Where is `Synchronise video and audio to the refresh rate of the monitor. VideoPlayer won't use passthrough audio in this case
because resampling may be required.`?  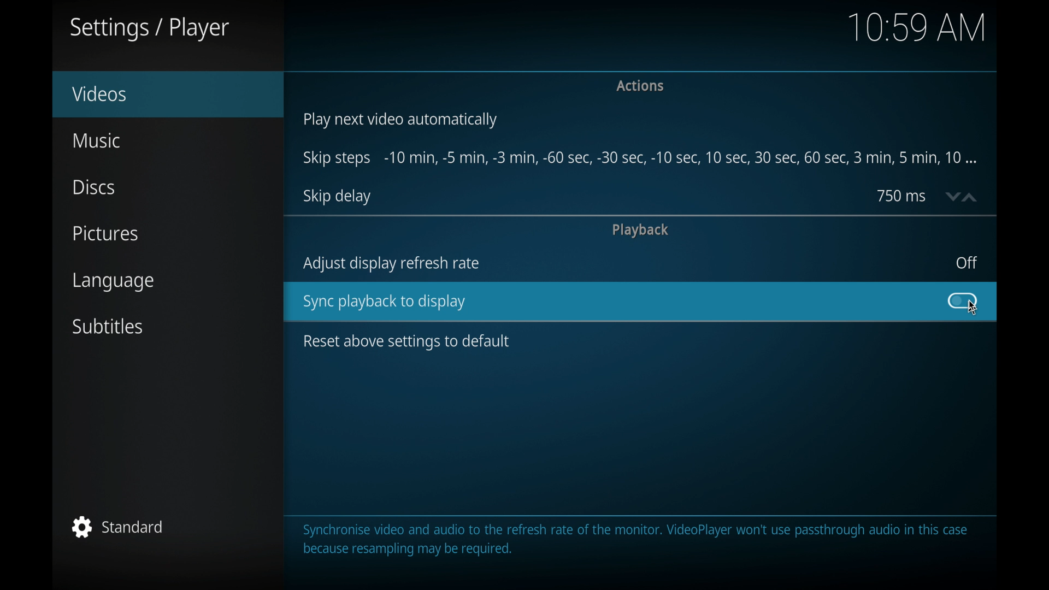
Synchronise video and audio to the refresh rate of the monitor. VideoPlayer won't use passthrough audio in this case
because resampling may be required. is located at coordinates (642, 539).